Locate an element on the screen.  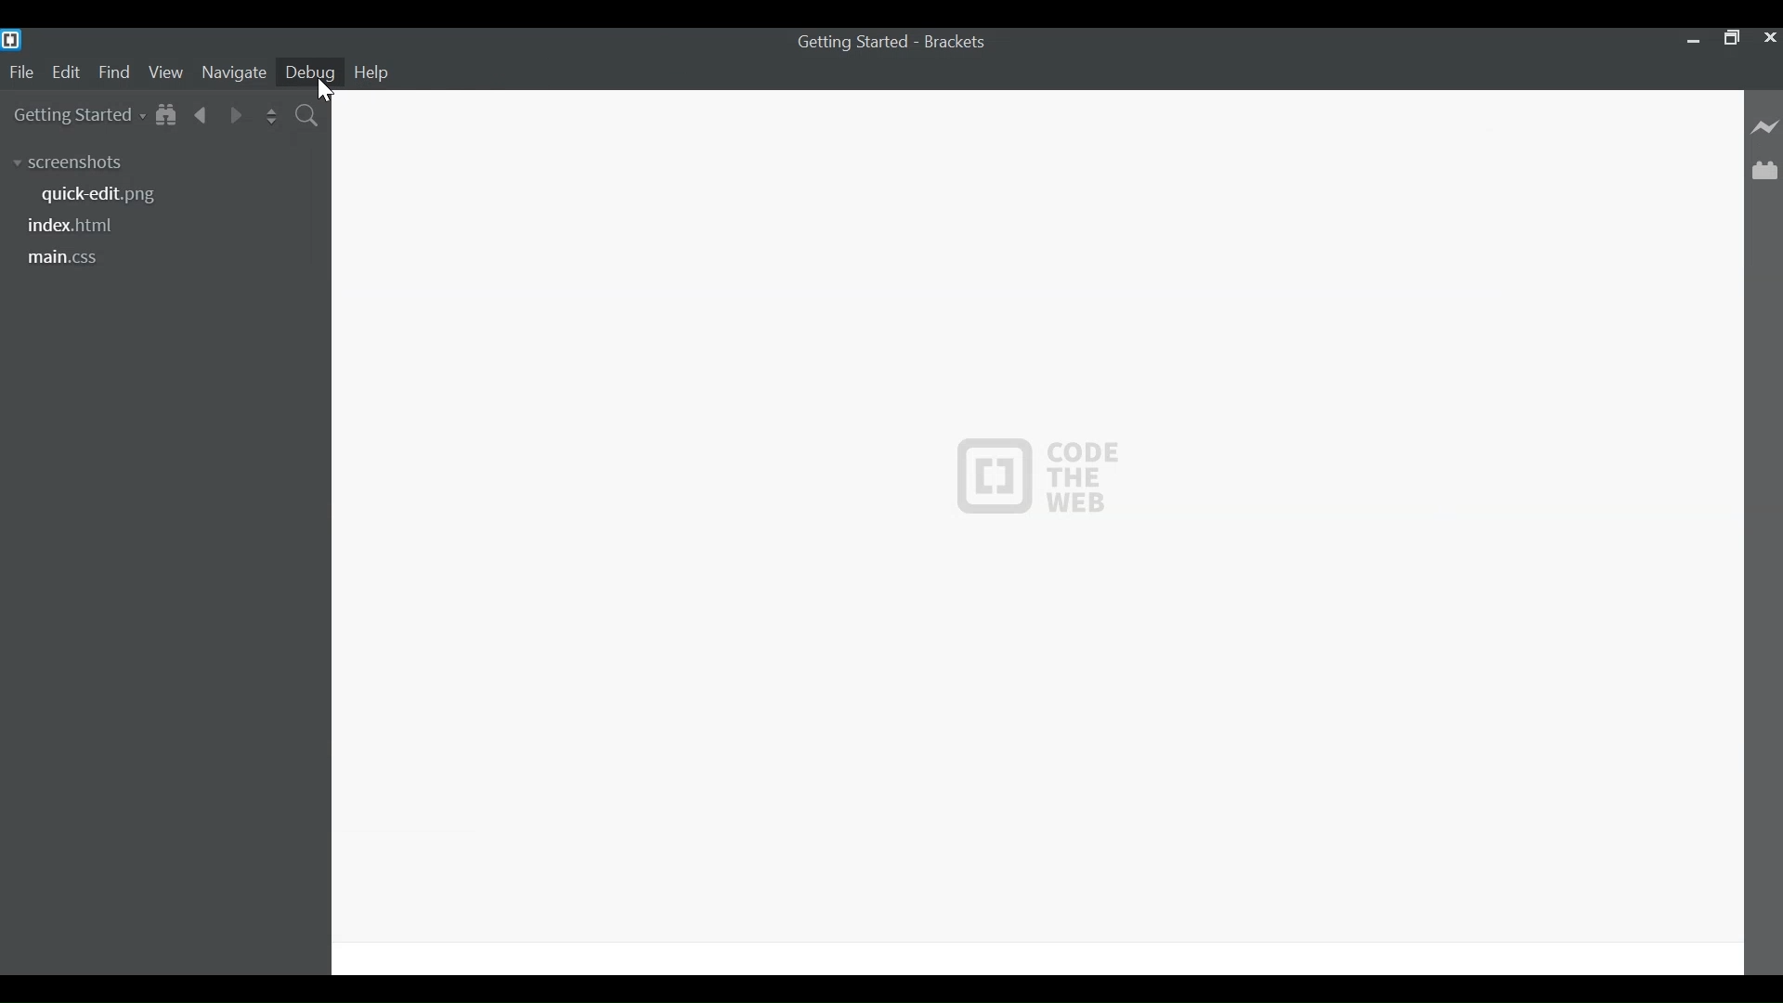
Navigate Forward is located at coordinates (238, 114).